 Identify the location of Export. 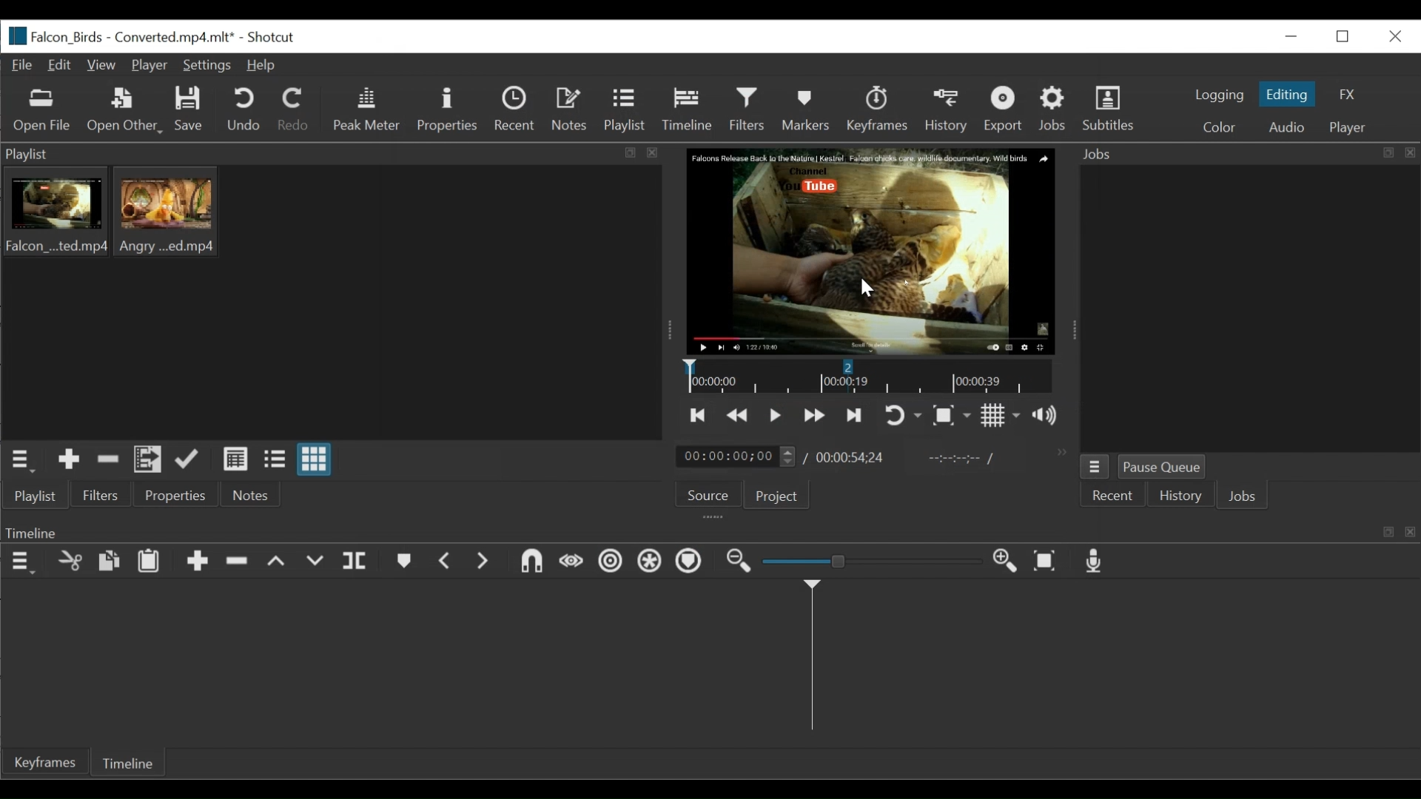
(1006, 109).